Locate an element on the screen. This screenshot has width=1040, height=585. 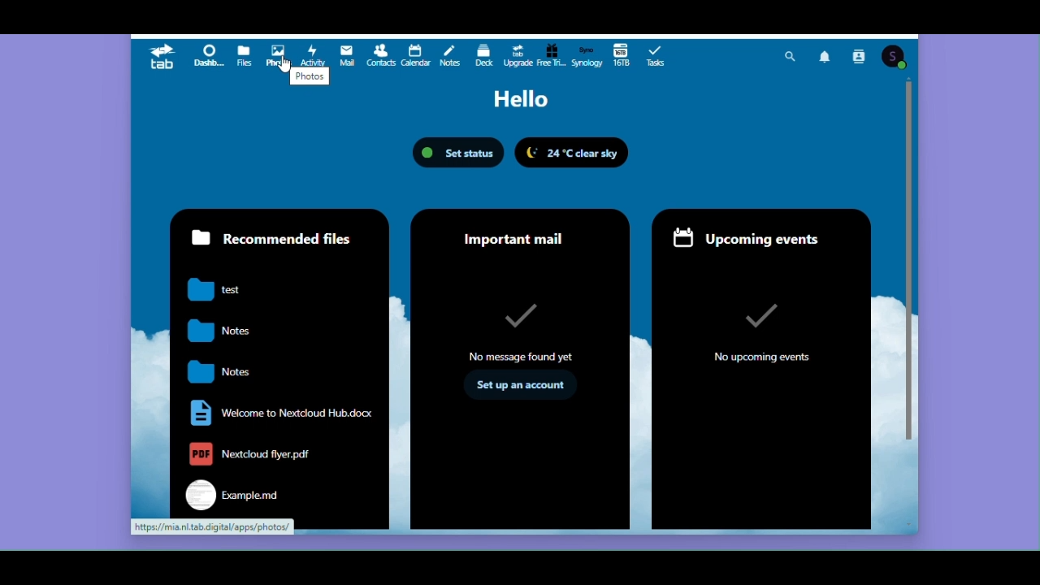
16 terabyte is located at coordinates (620, 54).